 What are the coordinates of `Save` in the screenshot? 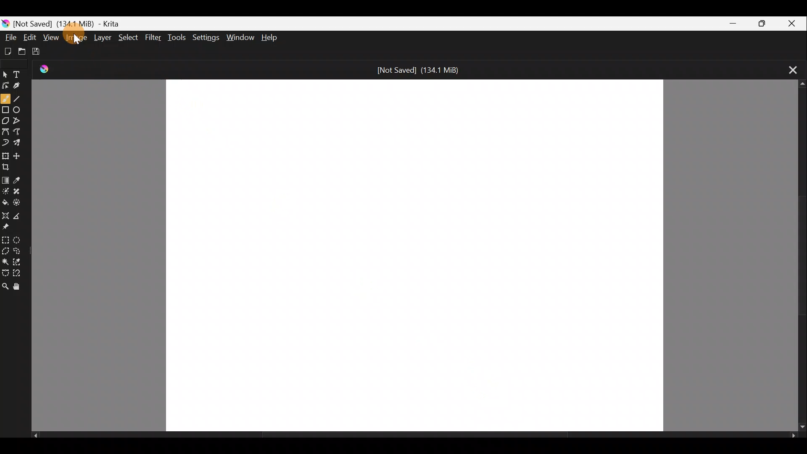 It's located at (42, 52).